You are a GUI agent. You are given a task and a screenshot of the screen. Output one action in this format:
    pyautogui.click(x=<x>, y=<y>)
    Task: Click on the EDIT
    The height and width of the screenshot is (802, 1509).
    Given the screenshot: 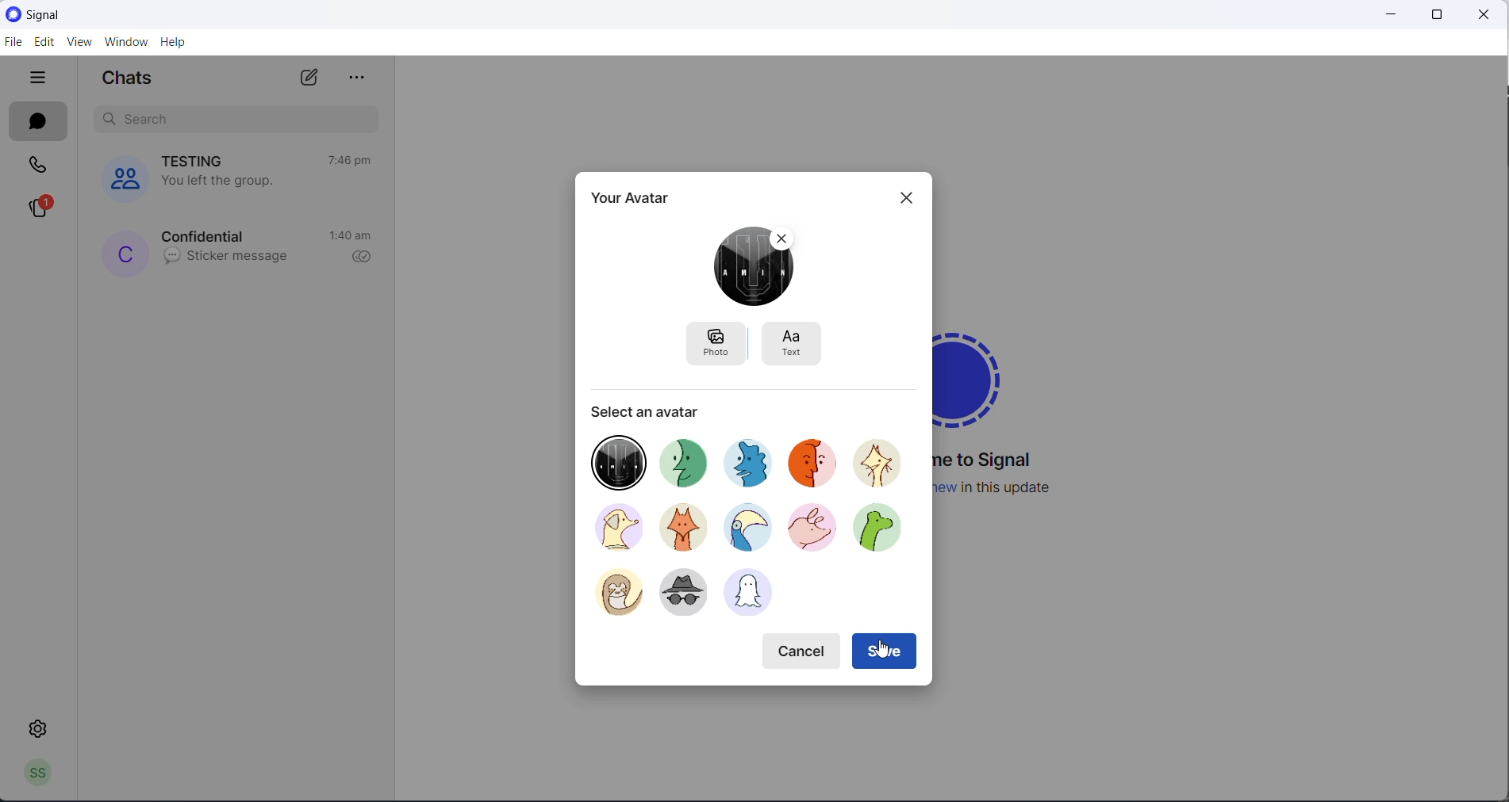 What is the action you would take?
    pyautogui.click(x=42, y=43)
    